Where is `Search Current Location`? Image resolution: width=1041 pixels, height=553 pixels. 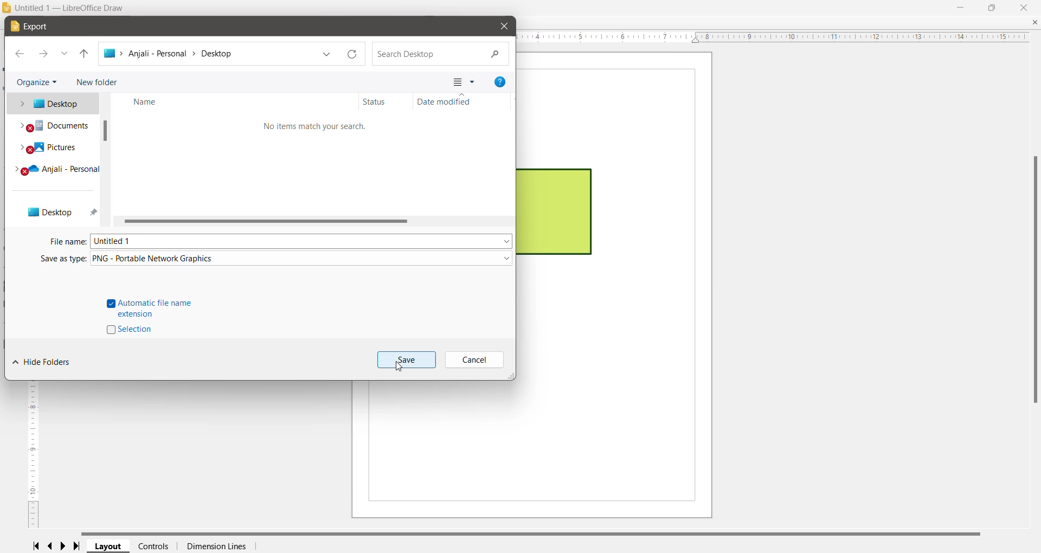
Search Current Location is located at coordinates (440, 55).